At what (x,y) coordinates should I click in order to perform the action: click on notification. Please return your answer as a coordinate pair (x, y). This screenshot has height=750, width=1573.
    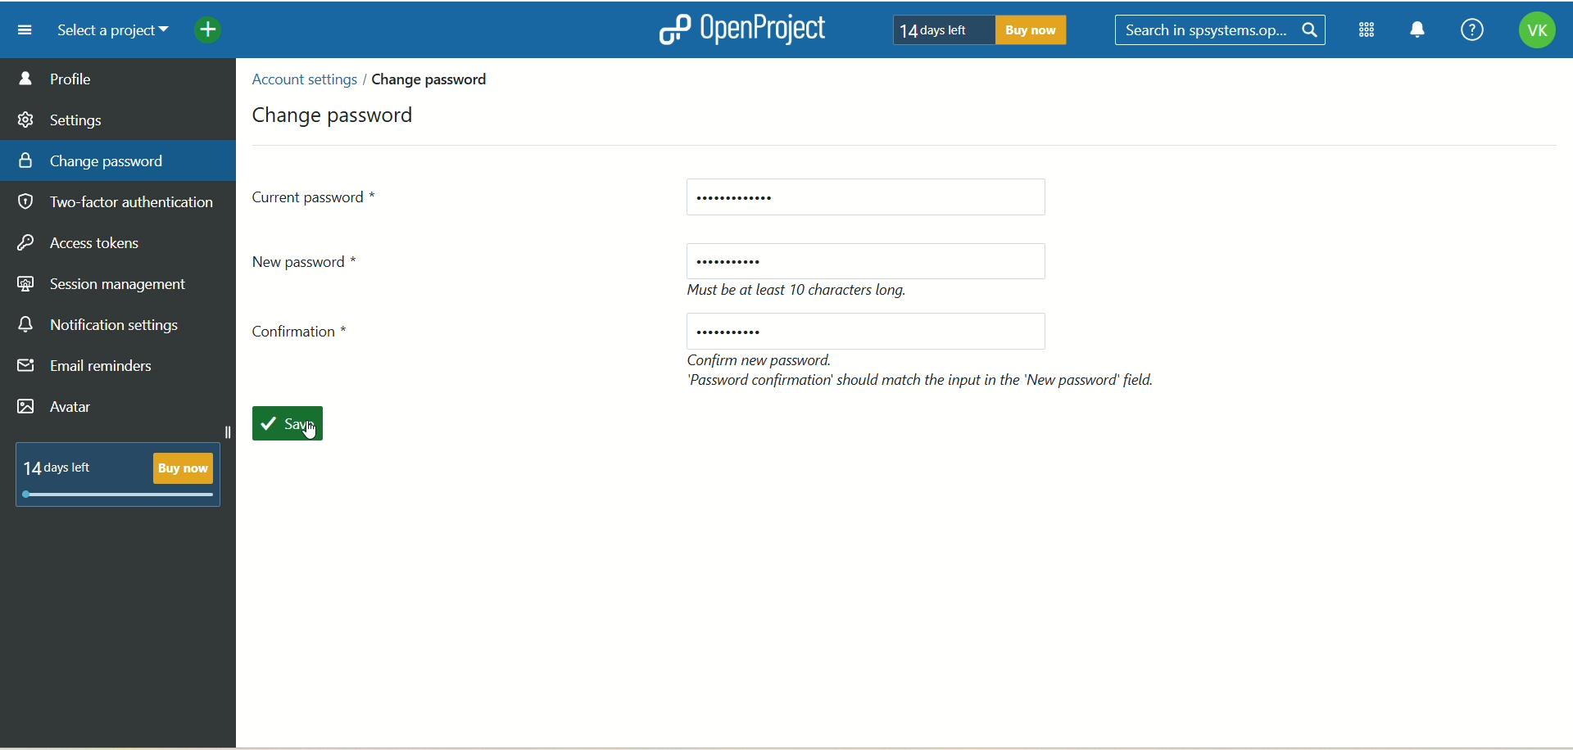
    Looking at the image, I should click on (1418, 32).